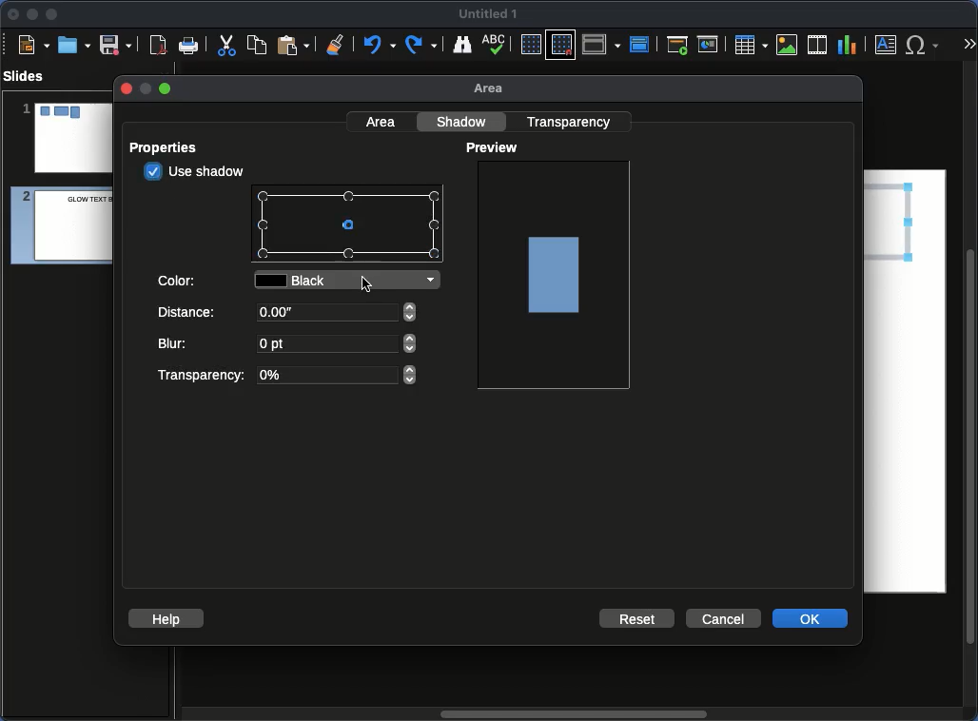 The image size is (978, 721). What do you see at coordinates (968, 46) in the screenshot?
I see `More` at bounding box center [968, 46].